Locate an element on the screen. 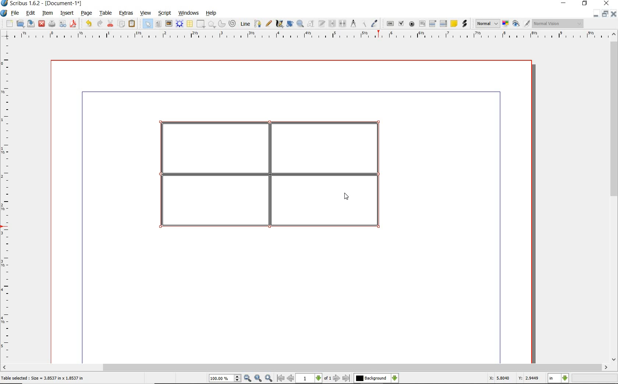 The width and height of the screenshot is (618, 384). shape is located at coordinates (212, 25).